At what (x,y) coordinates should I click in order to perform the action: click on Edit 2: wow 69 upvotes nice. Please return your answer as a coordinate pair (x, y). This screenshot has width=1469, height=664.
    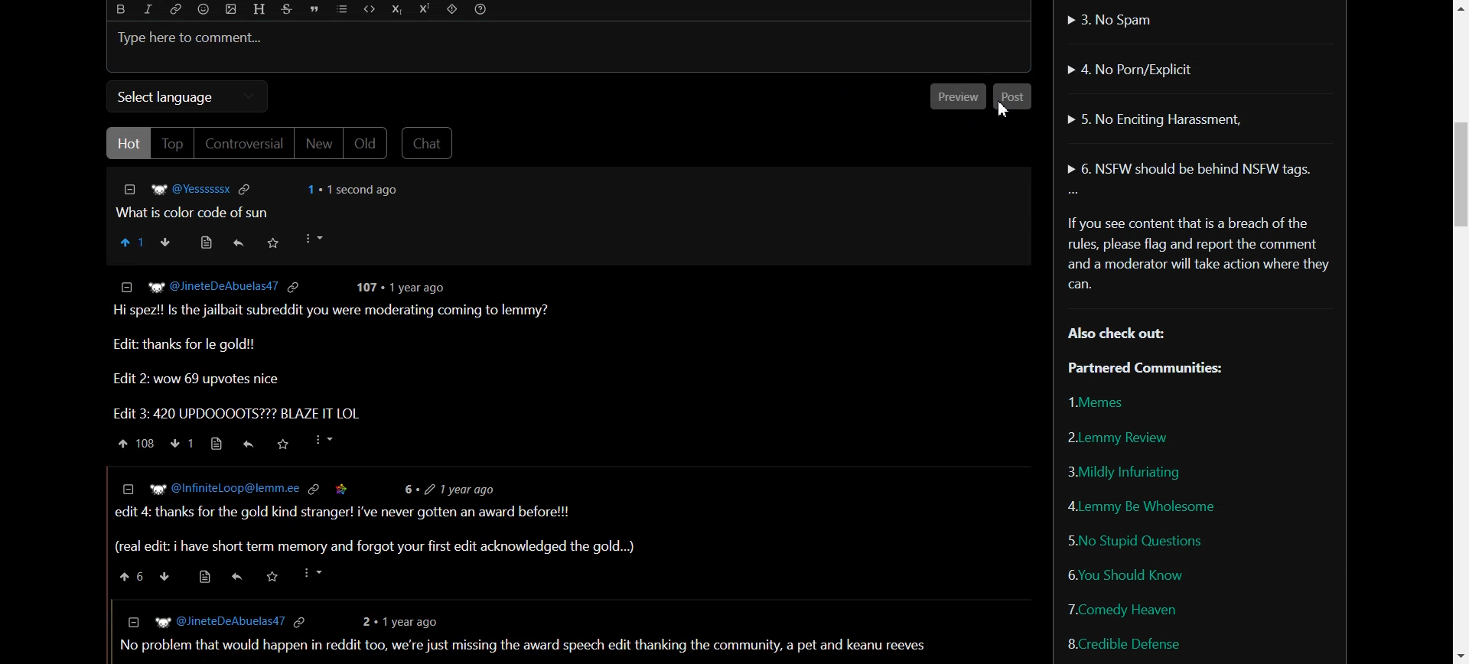
    Looking at the image, I should click on (201, 379).